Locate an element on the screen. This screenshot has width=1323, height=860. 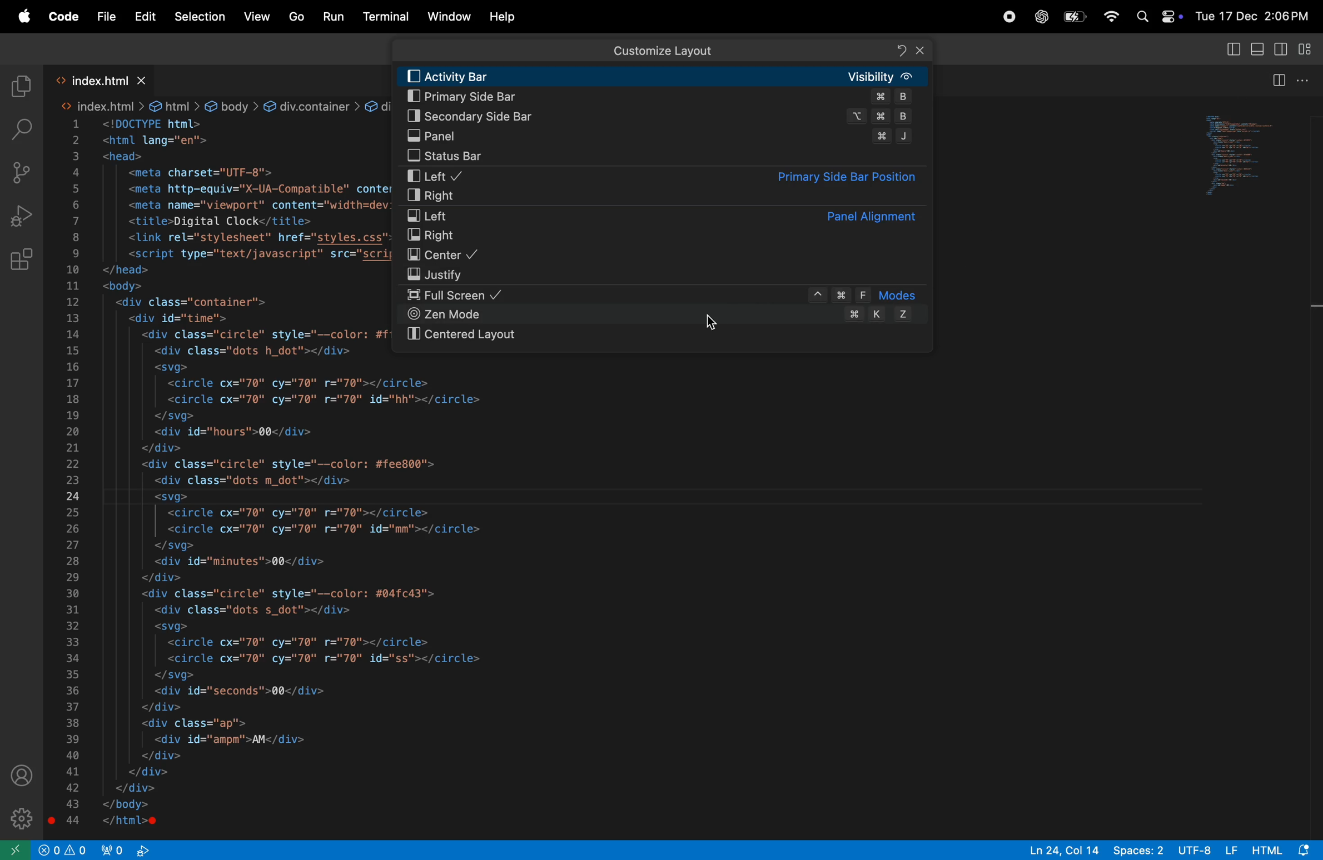
utf-8 lf is located at coordinates (1204, 850).